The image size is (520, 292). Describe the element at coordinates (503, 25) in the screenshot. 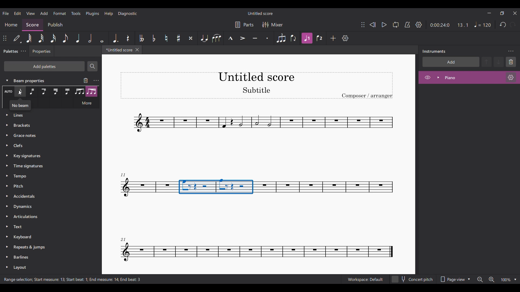

I see `Undo` at that location.